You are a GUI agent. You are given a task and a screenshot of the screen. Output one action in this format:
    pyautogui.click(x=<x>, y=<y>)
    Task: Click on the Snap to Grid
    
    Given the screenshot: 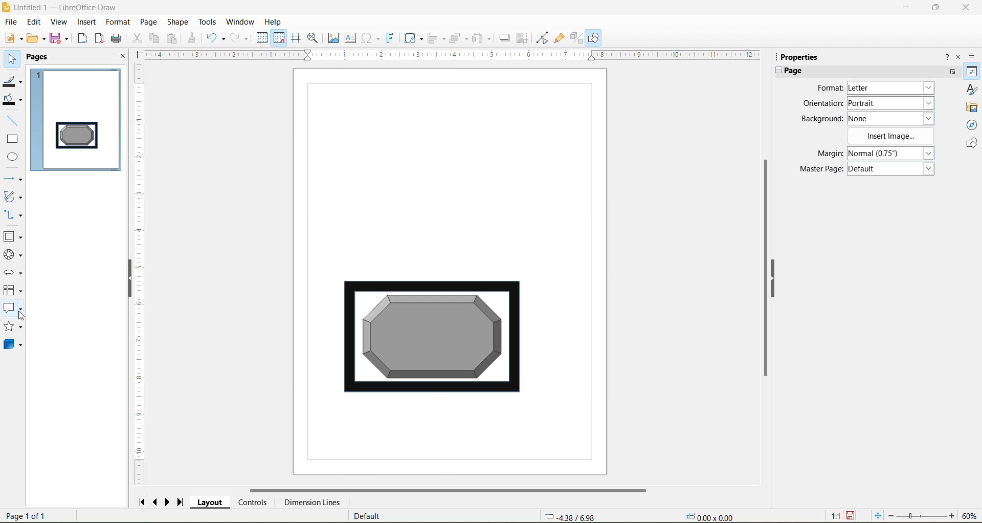 What is the action you would take?
    pyautogui.click(x=279, y=38)
    